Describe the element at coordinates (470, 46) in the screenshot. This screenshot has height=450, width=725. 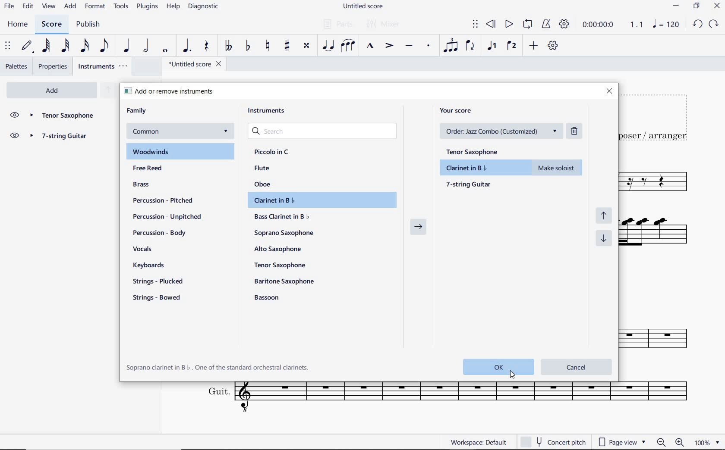
I see `FLIP DIRECTION` at that location.